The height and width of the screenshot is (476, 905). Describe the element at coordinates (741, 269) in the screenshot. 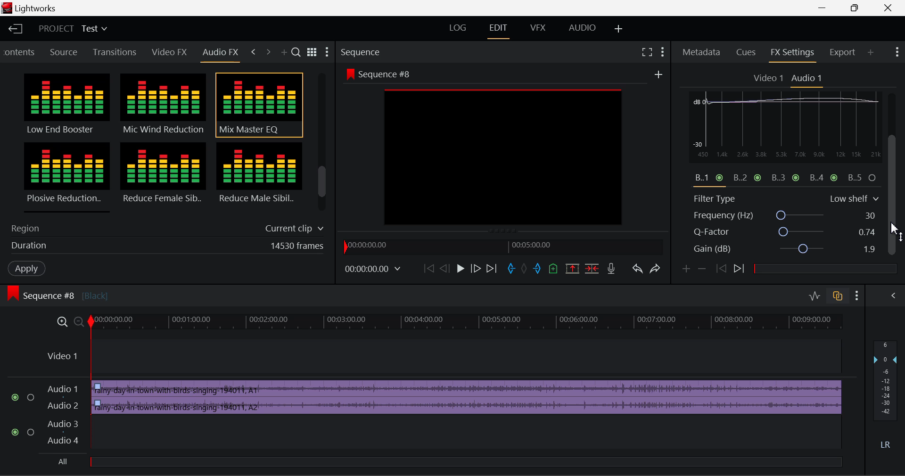

I see `Next keyframe` at that location.